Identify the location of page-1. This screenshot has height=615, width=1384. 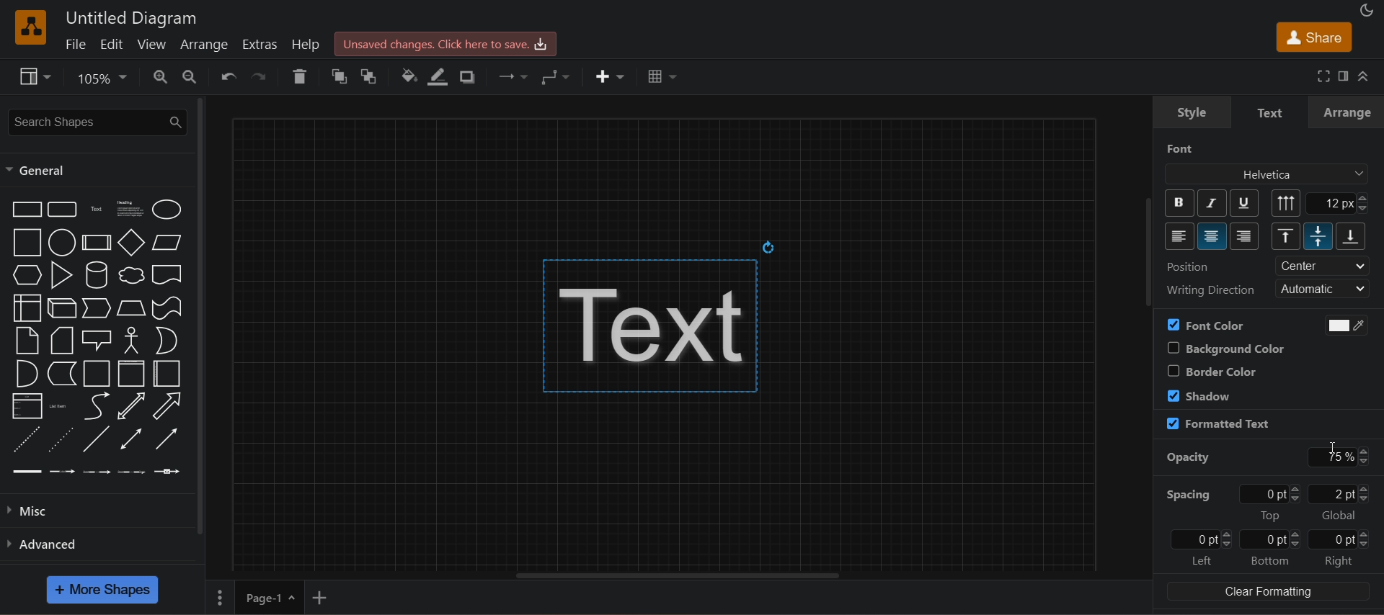
(268, 597).